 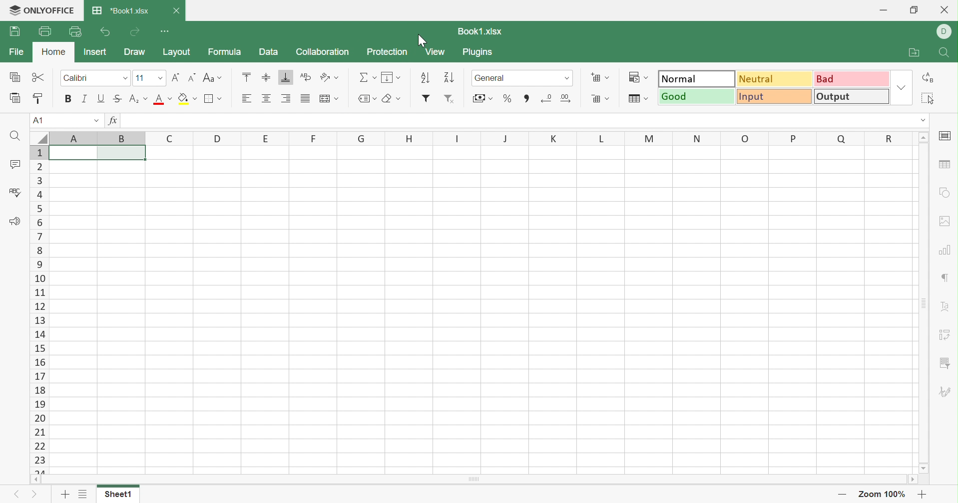 I want to click on Replace, so click(x=929, y=78).